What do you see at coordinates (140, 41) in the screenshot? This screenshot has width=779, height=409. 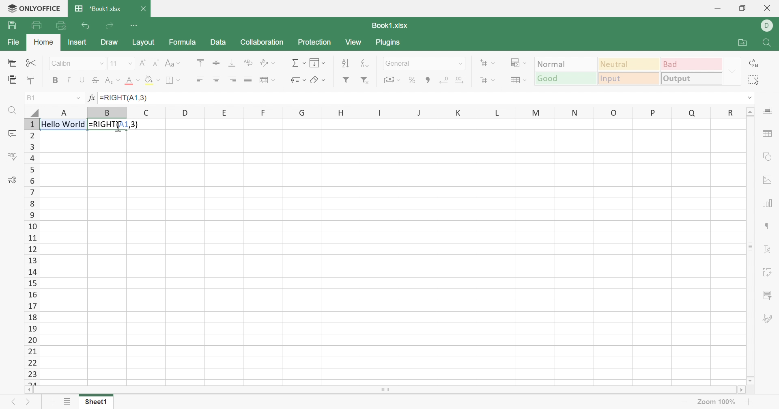 I see `Layout` at bounding box center [140, 41].